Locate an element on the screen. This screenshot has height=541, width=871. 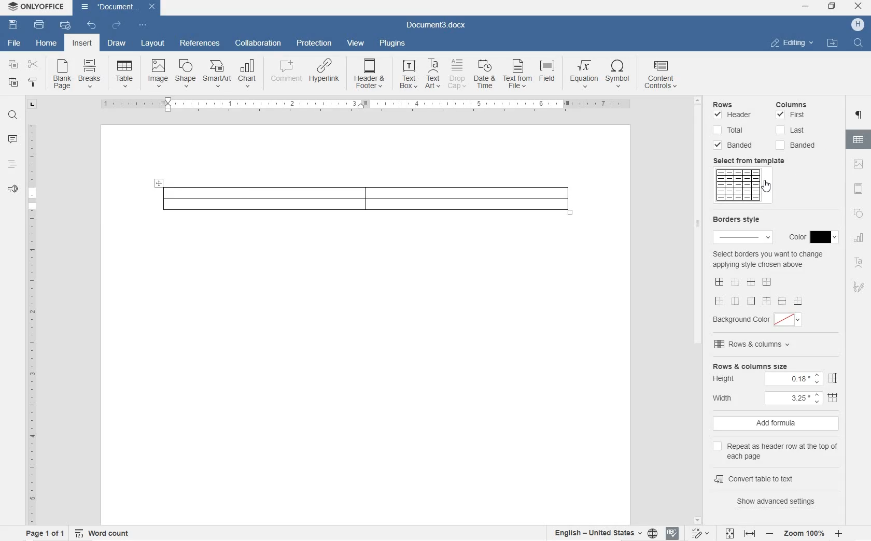
comment is located at coordinates (284, 74).